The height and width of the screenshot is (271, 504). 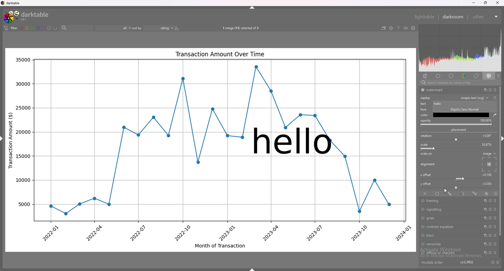 What do you see at coordinates (406, 28) in the screenshot?
I see `keyboard shortcuts` at bounding box center [406, 28].